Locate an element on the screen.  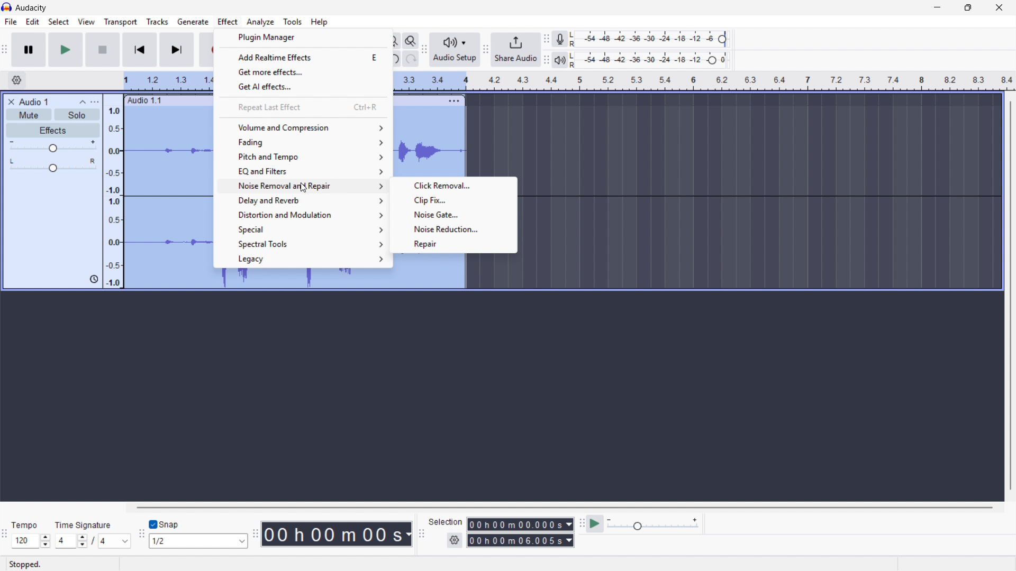
Timeline settings  is located at coordinates (16, 81).